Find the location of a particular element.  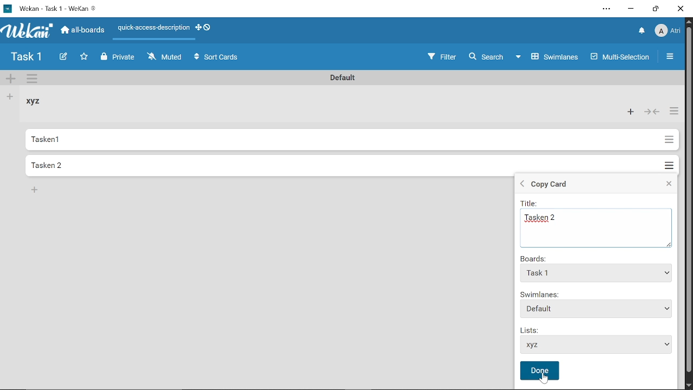

Scroller is located at coordinates (689, 204).